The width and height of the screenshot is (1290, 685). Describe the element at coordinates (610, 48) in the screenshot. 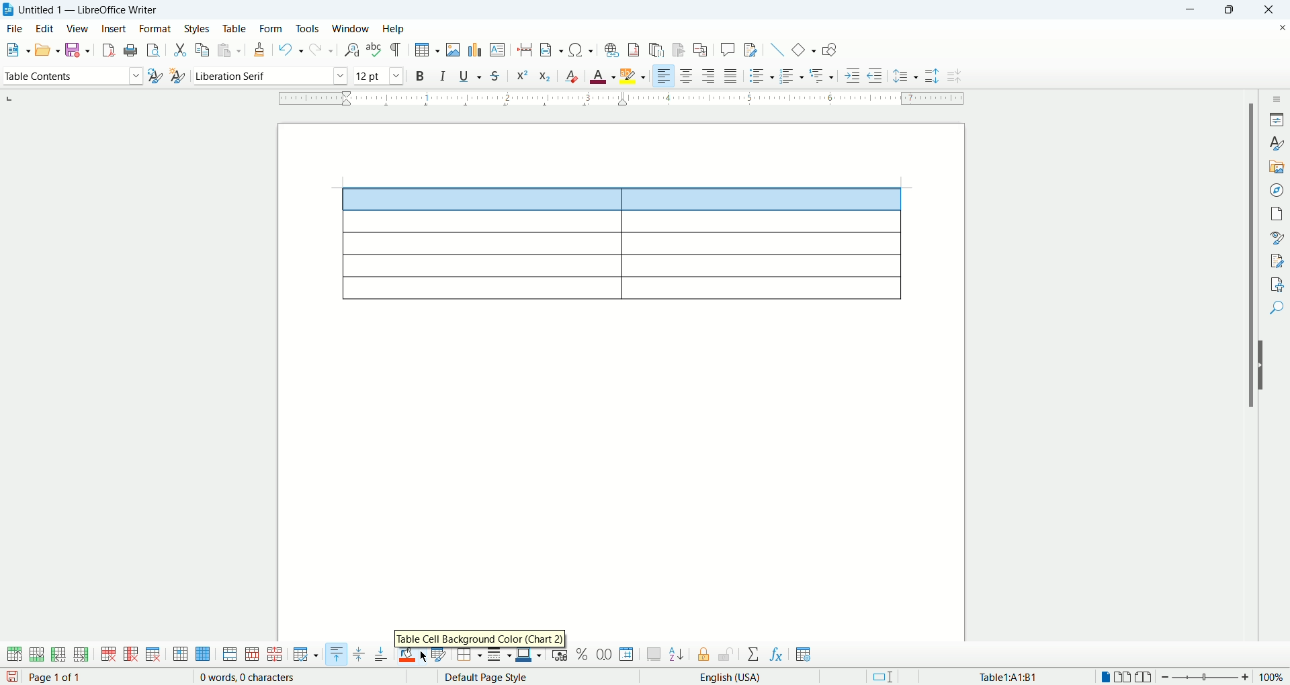

I see `insert hyperlink` at that location.